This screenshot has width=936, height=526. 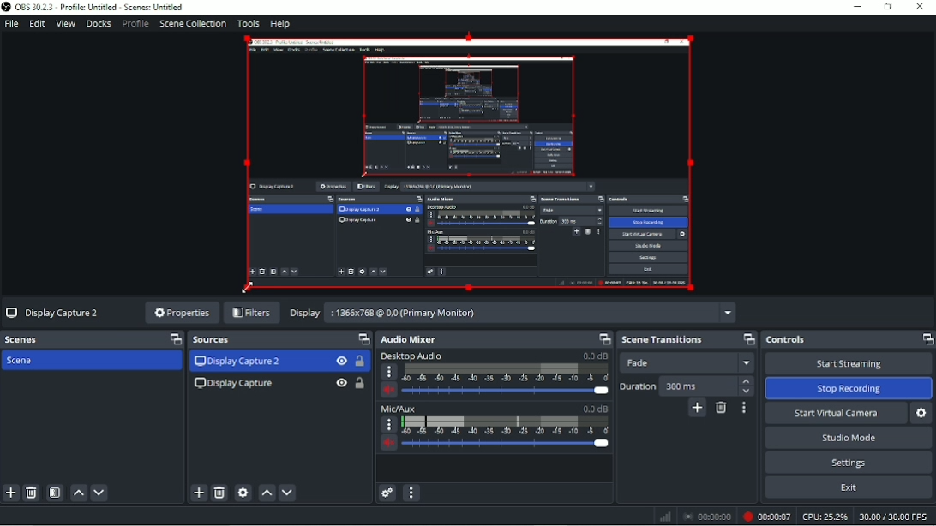 What do you see at coordinates (197, 493) in the screenshot?
I see `Add source` at bounding box center [197, 493].